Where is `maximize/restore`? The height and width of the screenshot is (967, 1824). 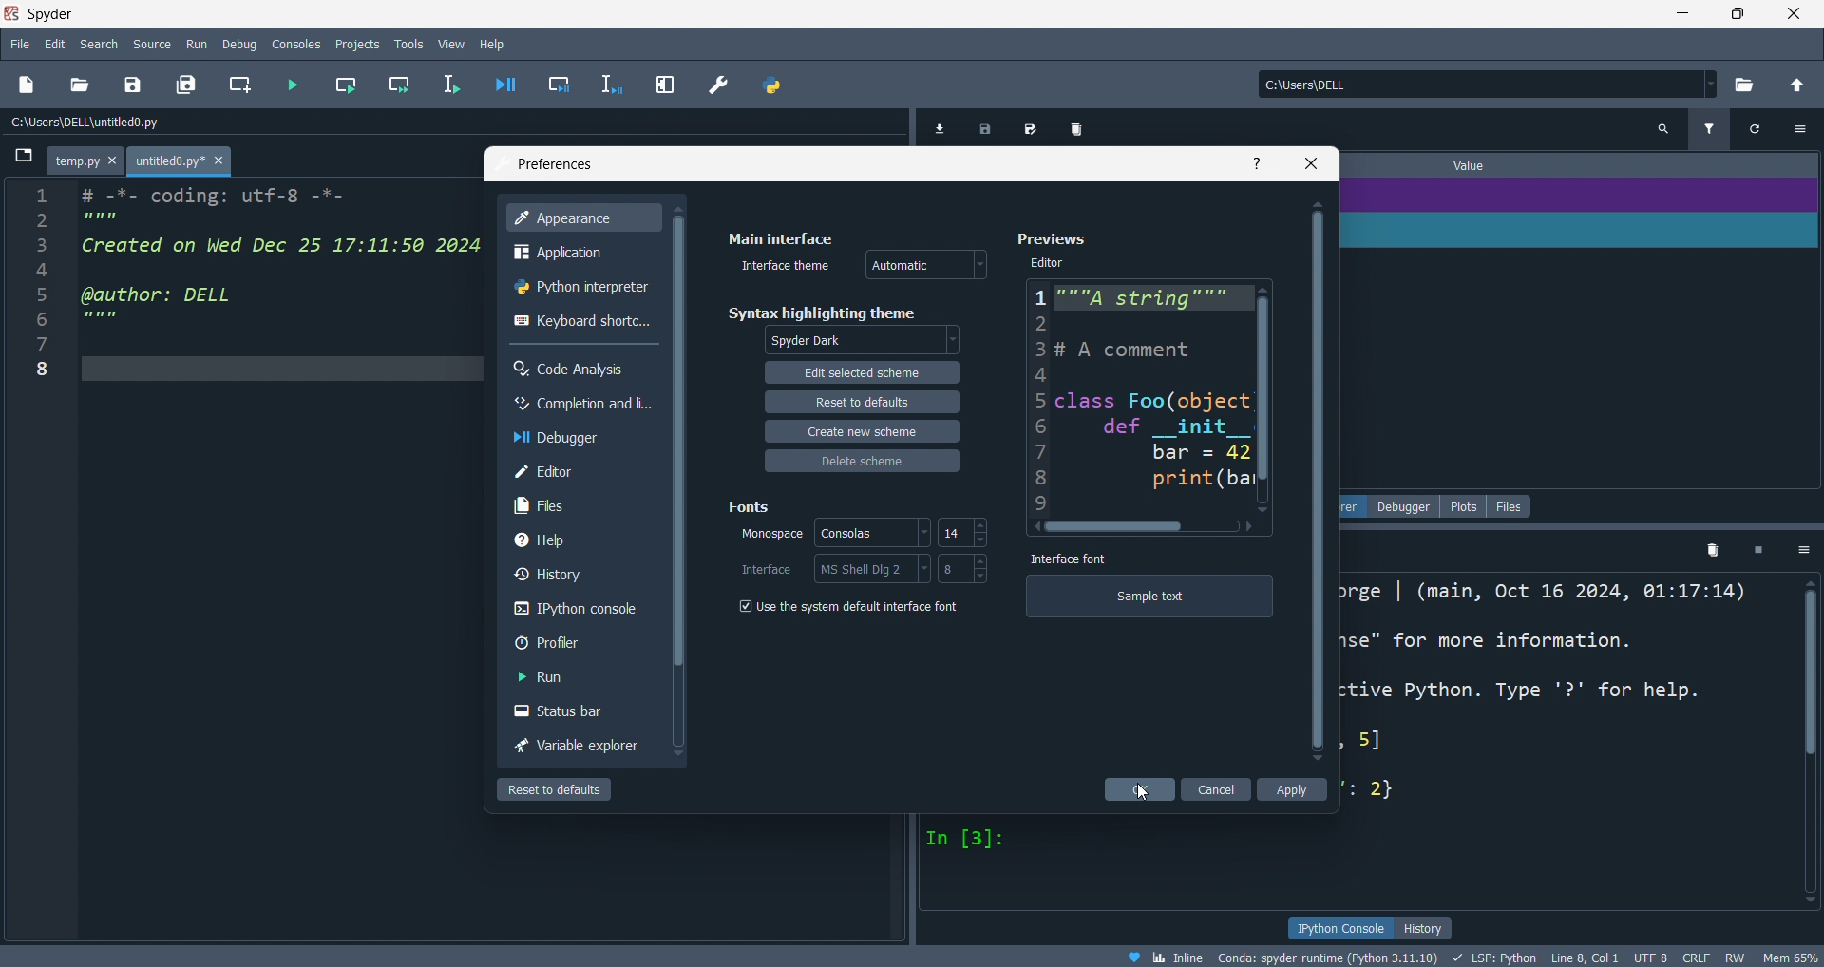 maximize/restore is located at coordinates (1736, 15).